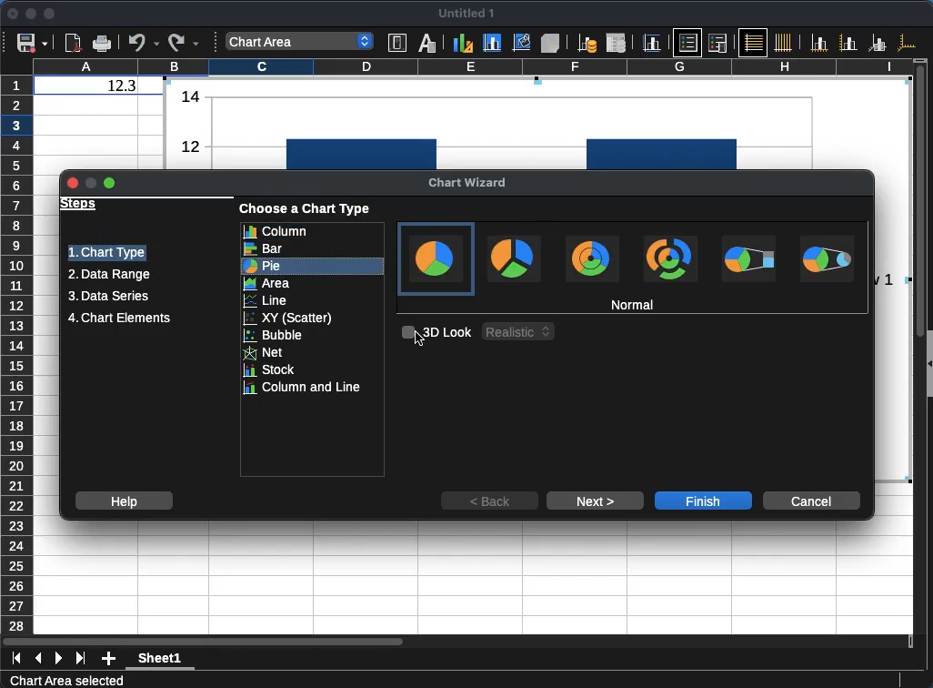 The width and height of the screenshot is (933, 688). I want to click on line, so click(313, 301).